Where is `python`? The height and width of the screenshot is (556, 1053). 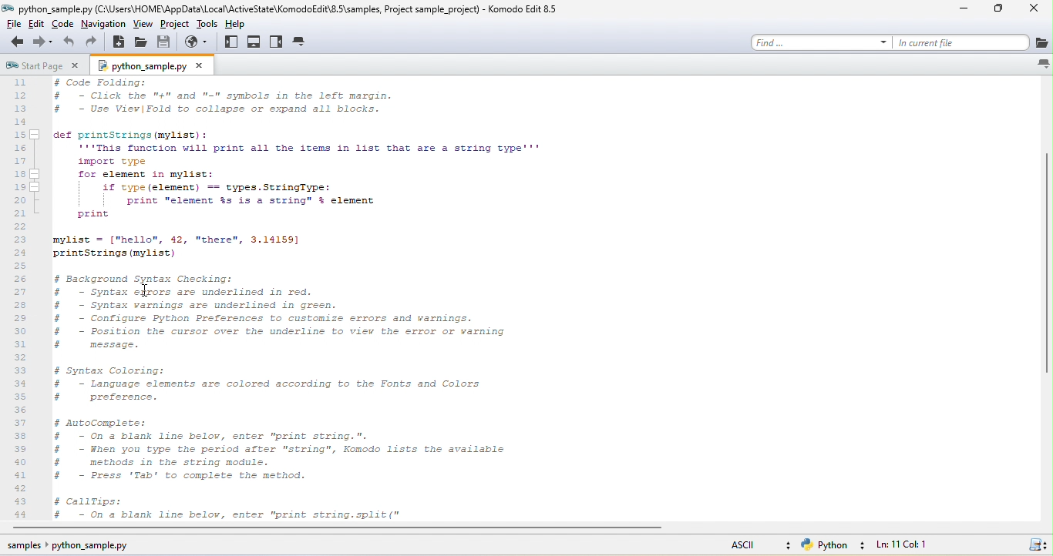
python is located at coordinates (834, 546).